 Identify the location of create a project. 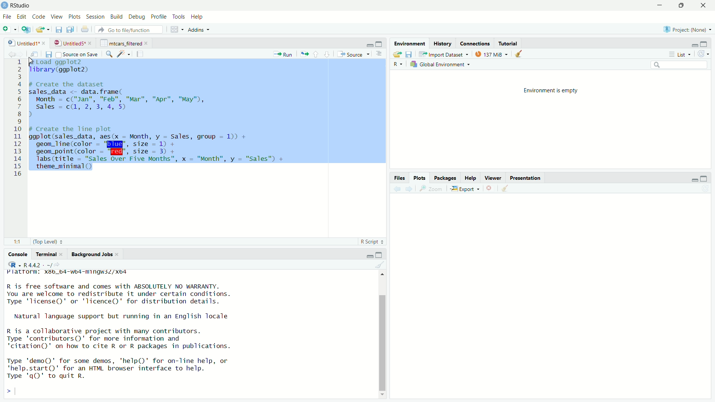
(26, 29).